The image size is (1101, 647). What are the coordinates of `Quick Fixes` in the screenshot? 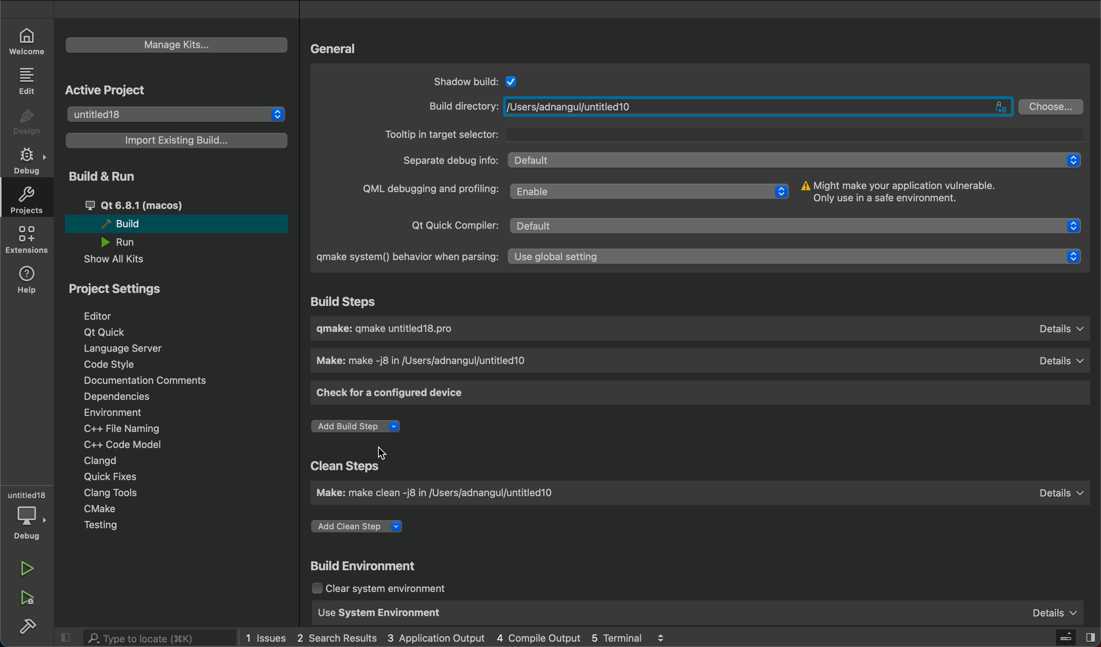 It's located at (110, 476).